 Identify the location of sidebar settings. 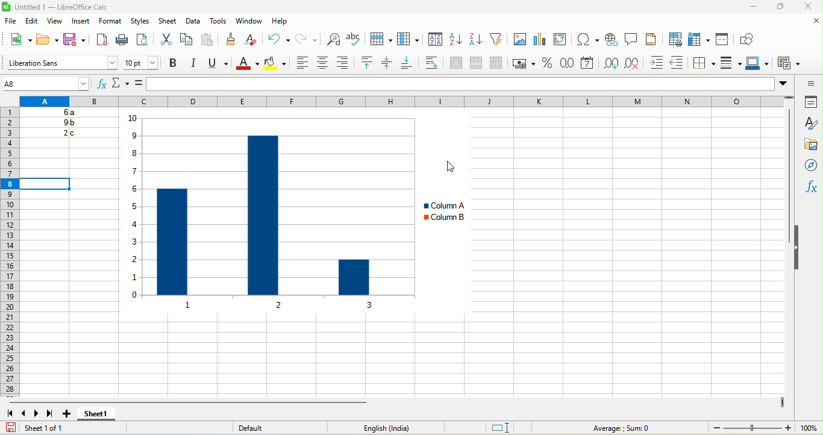
(807, 83).